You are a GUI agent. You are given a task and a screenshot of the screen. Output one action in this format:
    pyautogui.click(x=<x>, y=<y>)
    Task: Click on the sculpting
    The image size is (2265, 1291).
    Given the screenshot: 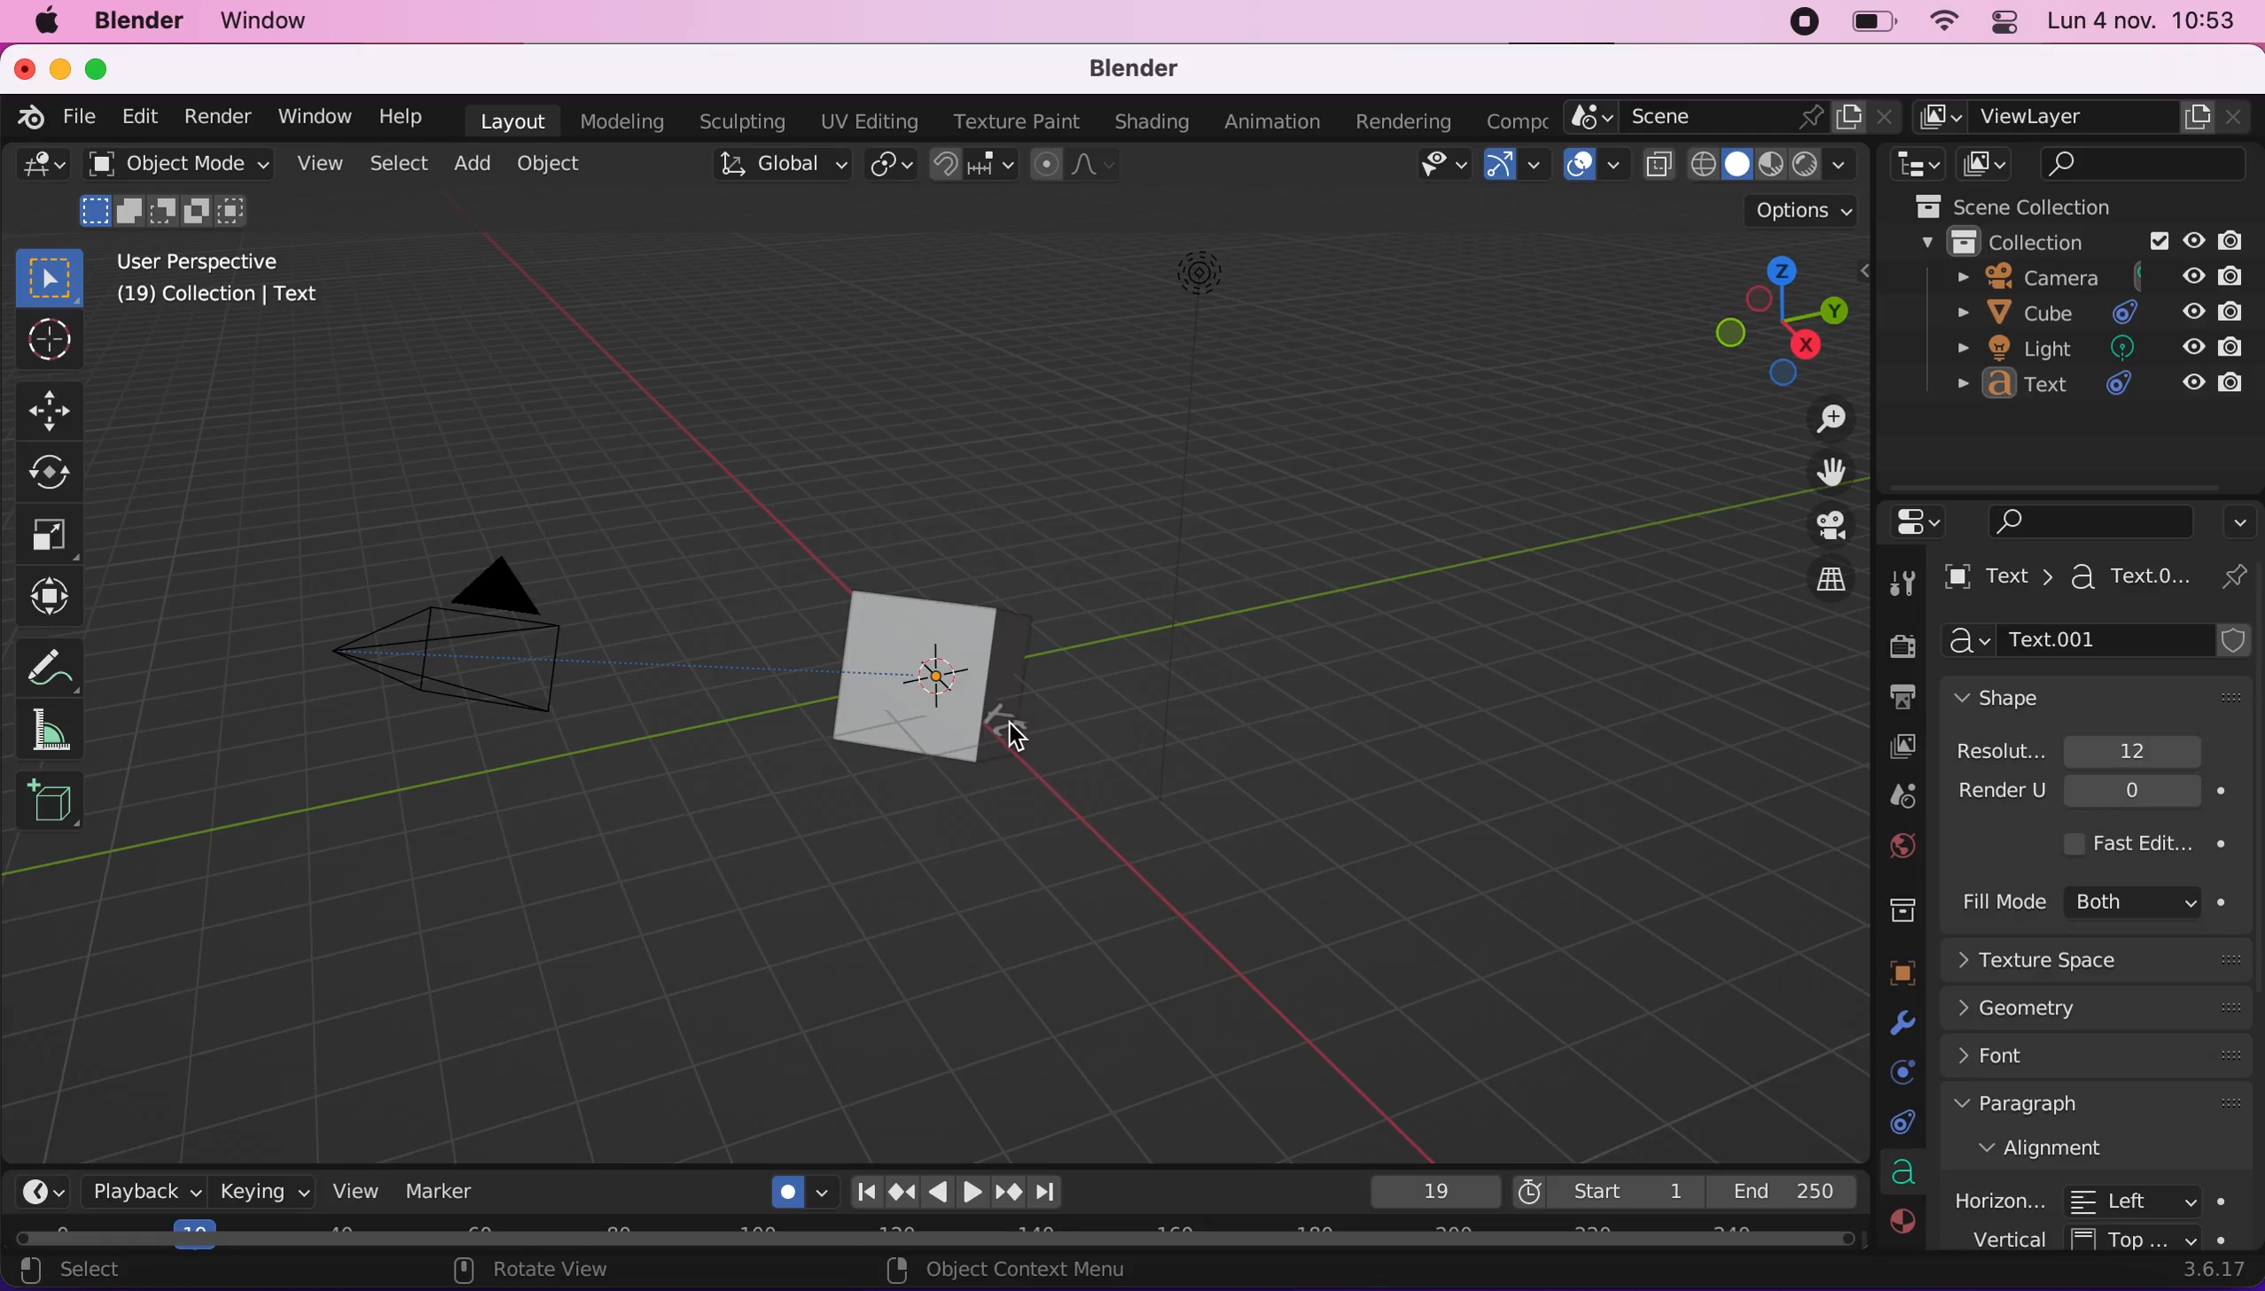 What is the action you would take?
    pyautogui.click(x=746, y=123)
    